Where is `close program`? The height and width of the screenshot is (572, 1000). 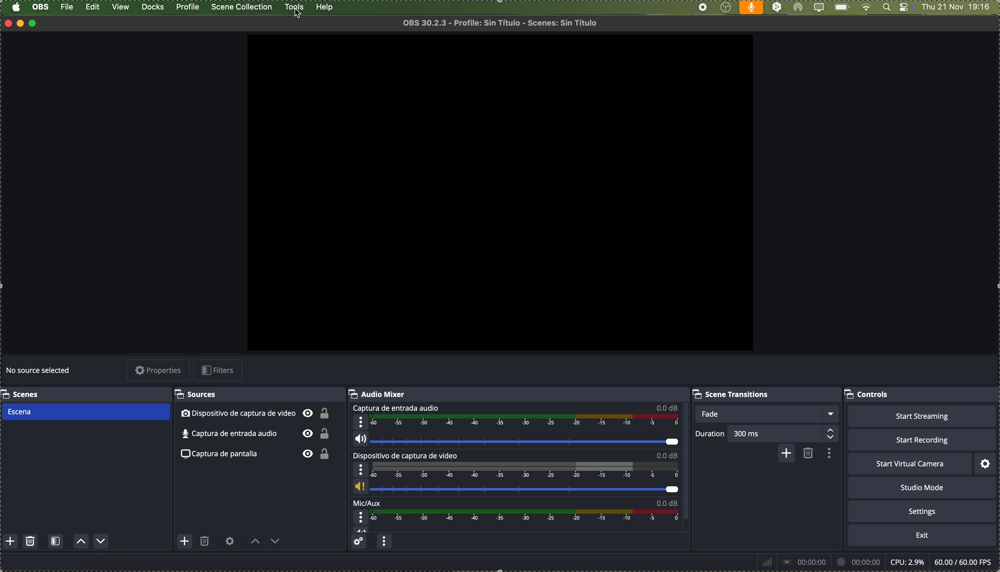 close program is located at coordinates (6, 23).